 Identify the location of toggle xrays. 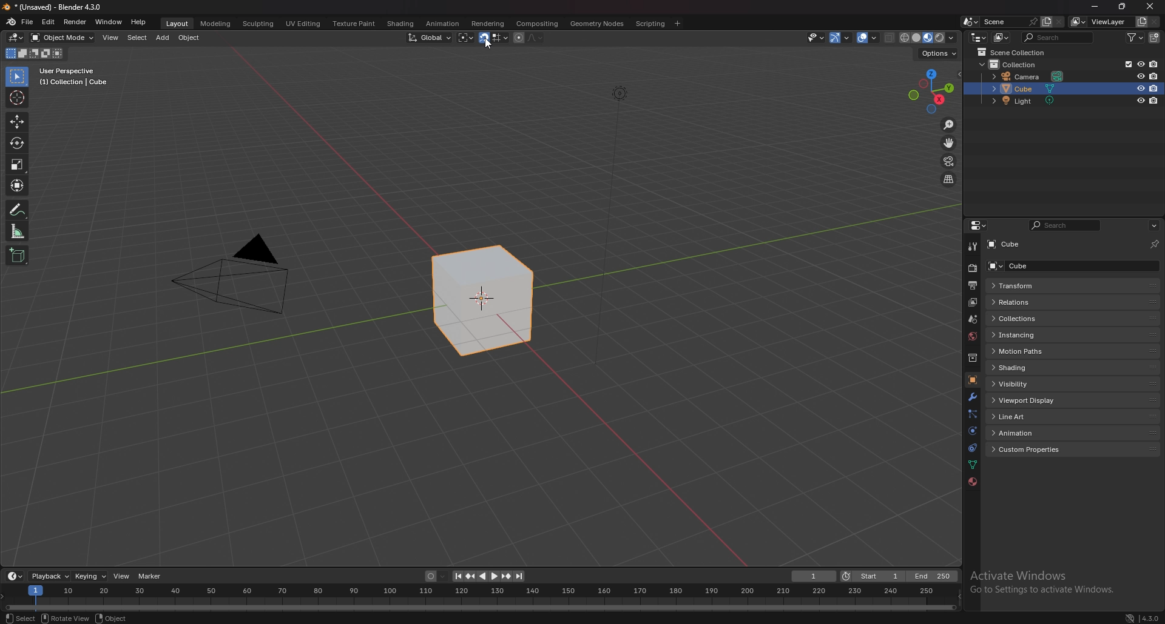
(890, 38).